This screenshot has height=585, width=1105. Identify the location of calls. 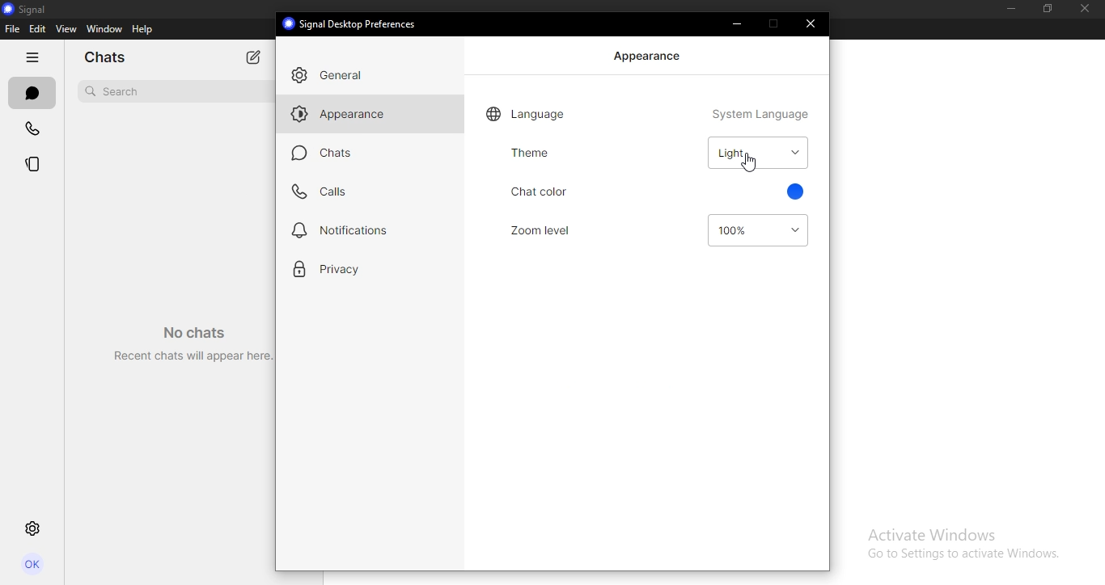
(324, 191).